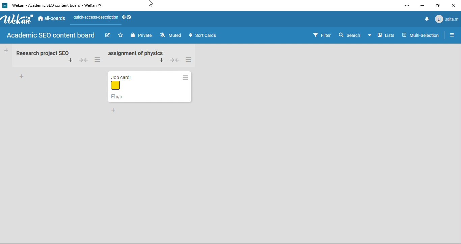 This screenshot has width=461, height=244. I want to click on List Action, so click(185, 77).